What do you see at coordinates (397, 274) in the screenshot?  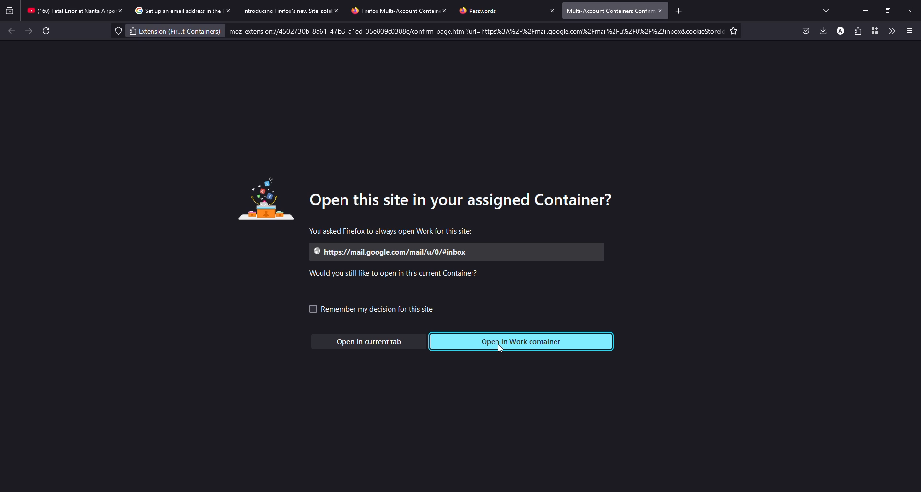 I see `Would you still like to open in this current Container?` at bounding box center [397, 274].